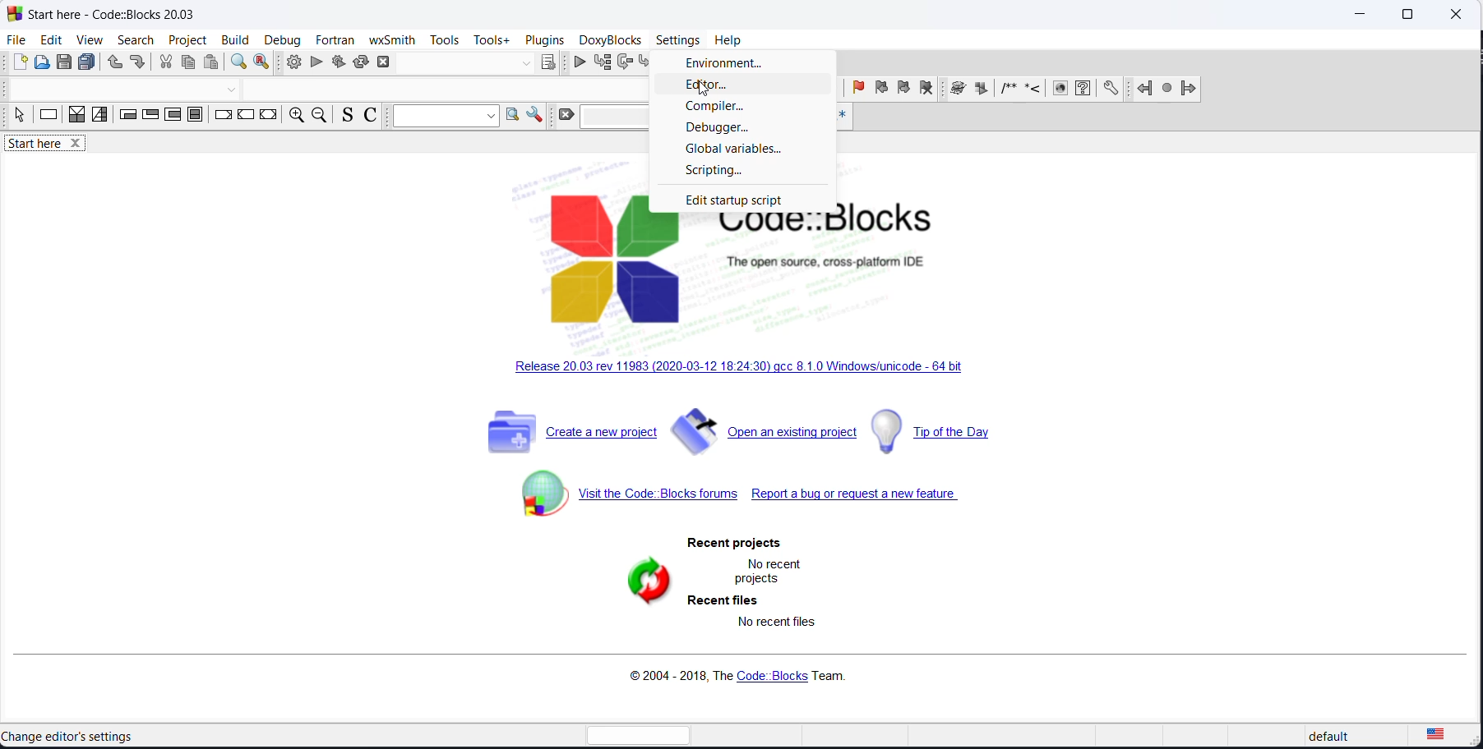 This screenshot has height=749, width=1483. What do you see at coordinates (85, 39) in the screenshot?
I see `view` at bounding box center [85, 39].